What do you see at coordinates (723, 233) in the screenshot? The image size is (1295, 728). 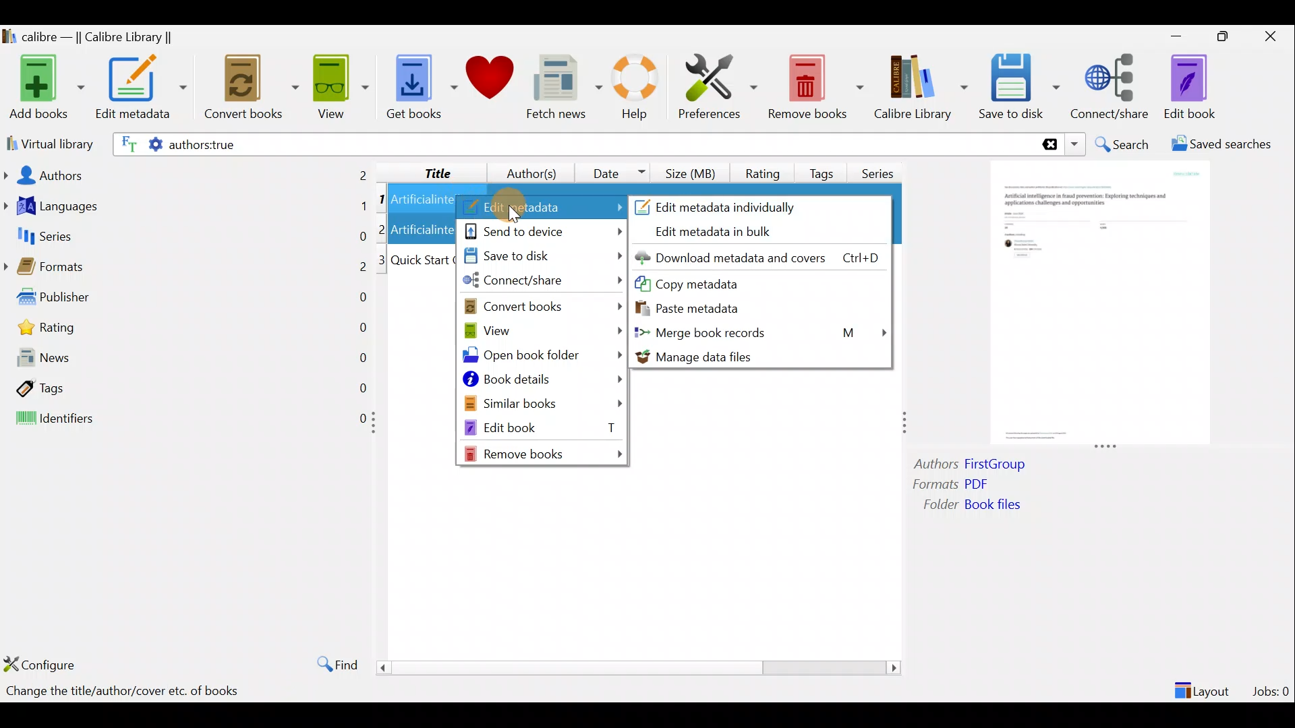 I see `Edit metadata in bulk` at bounding box center [723, 233].